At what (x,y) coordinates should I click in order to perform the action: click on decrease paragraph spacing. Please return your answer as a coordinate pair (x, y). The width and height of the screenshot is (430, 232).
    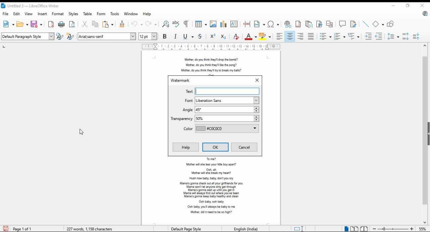
    Looking at the image, I should click on (418, 36).